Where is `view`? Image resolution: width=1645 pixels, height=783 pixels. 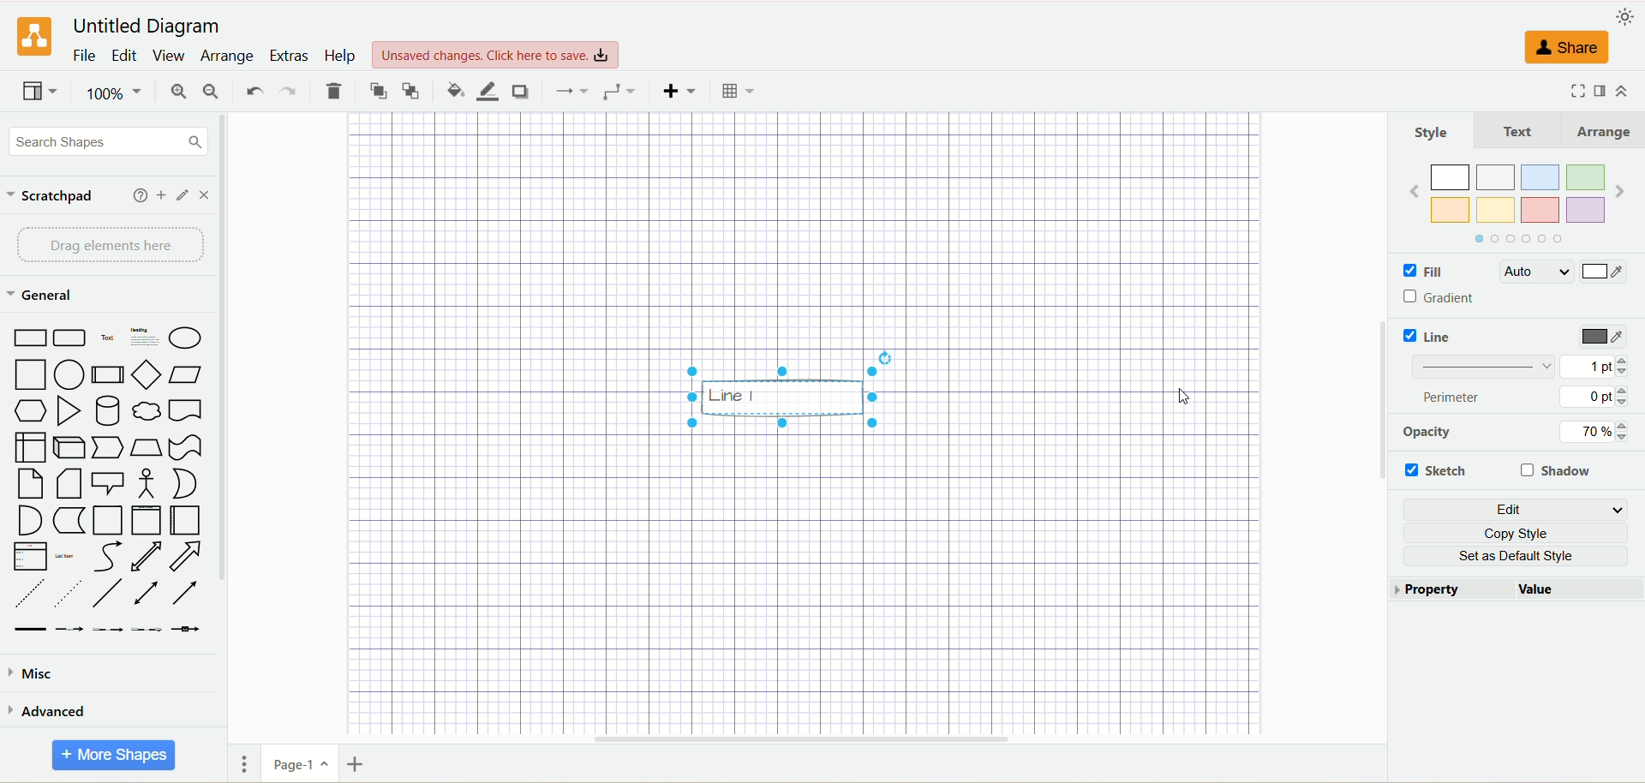 view is located at coordinates (39, 91).